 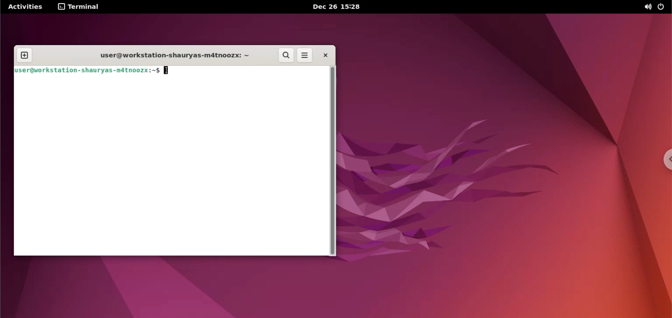 I want to click on new tab, so click(x=26, y=55).